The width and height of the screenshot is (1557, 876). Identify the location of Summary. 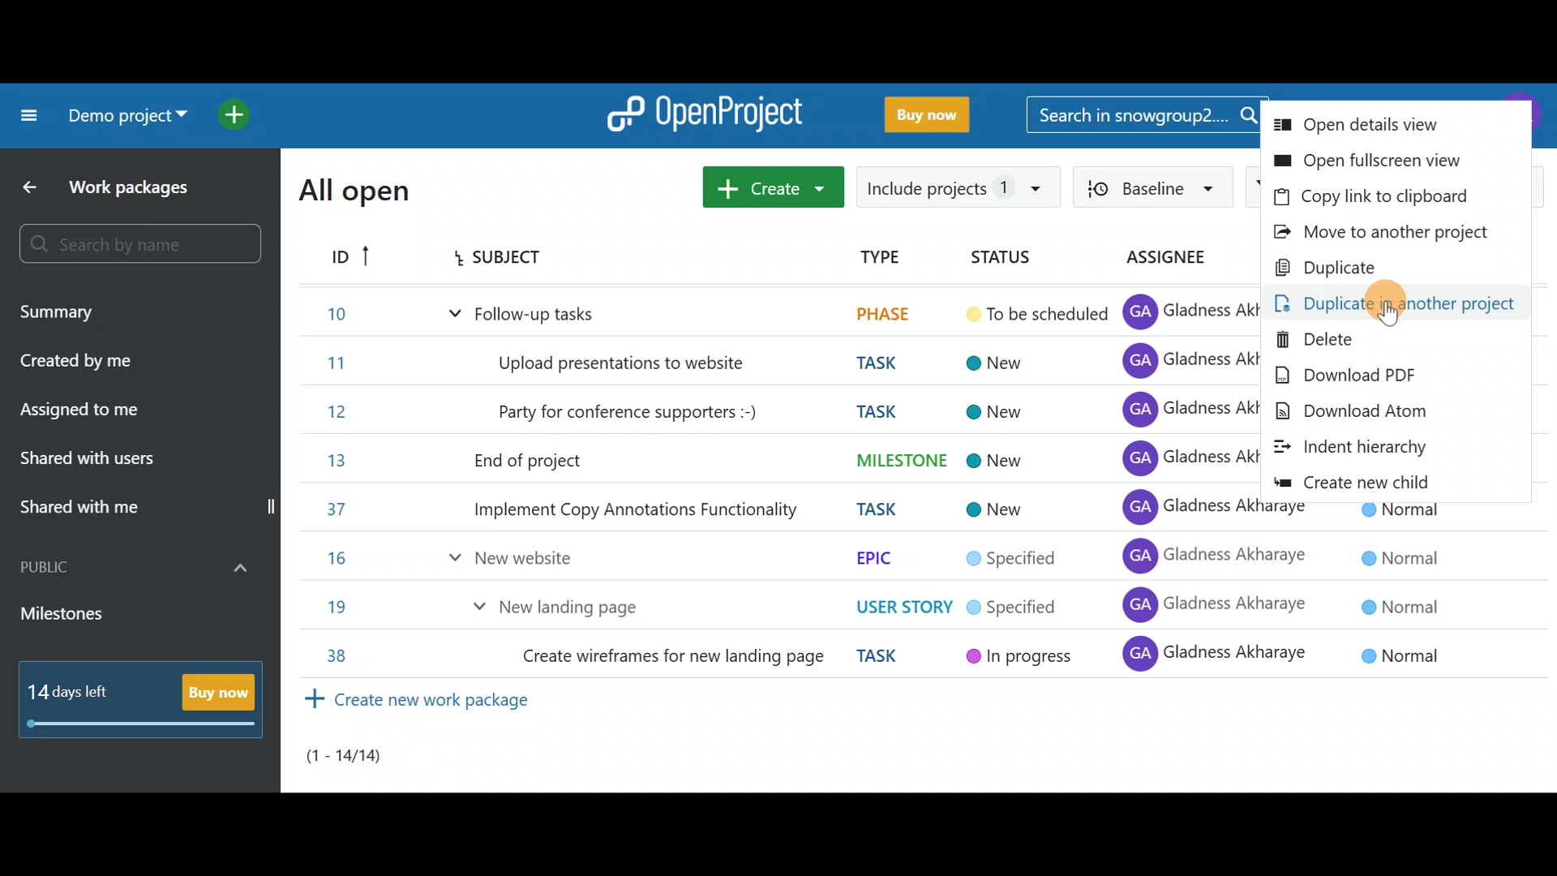
(101, 311).